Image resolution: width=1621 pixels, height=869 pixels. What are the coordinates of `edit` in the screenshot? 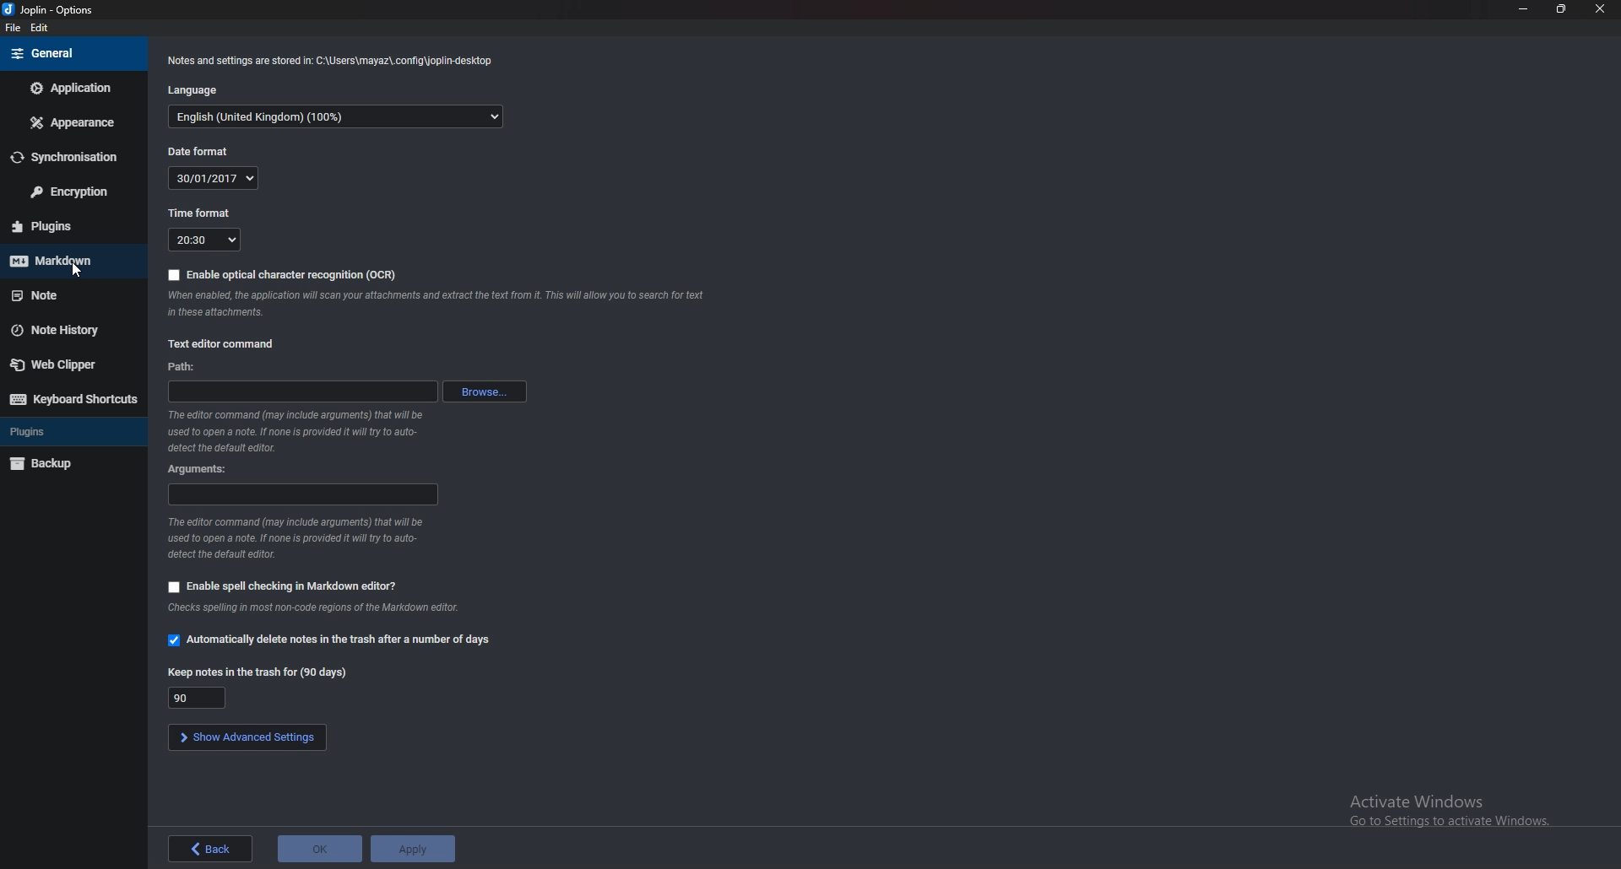 It's located at (41, 27).